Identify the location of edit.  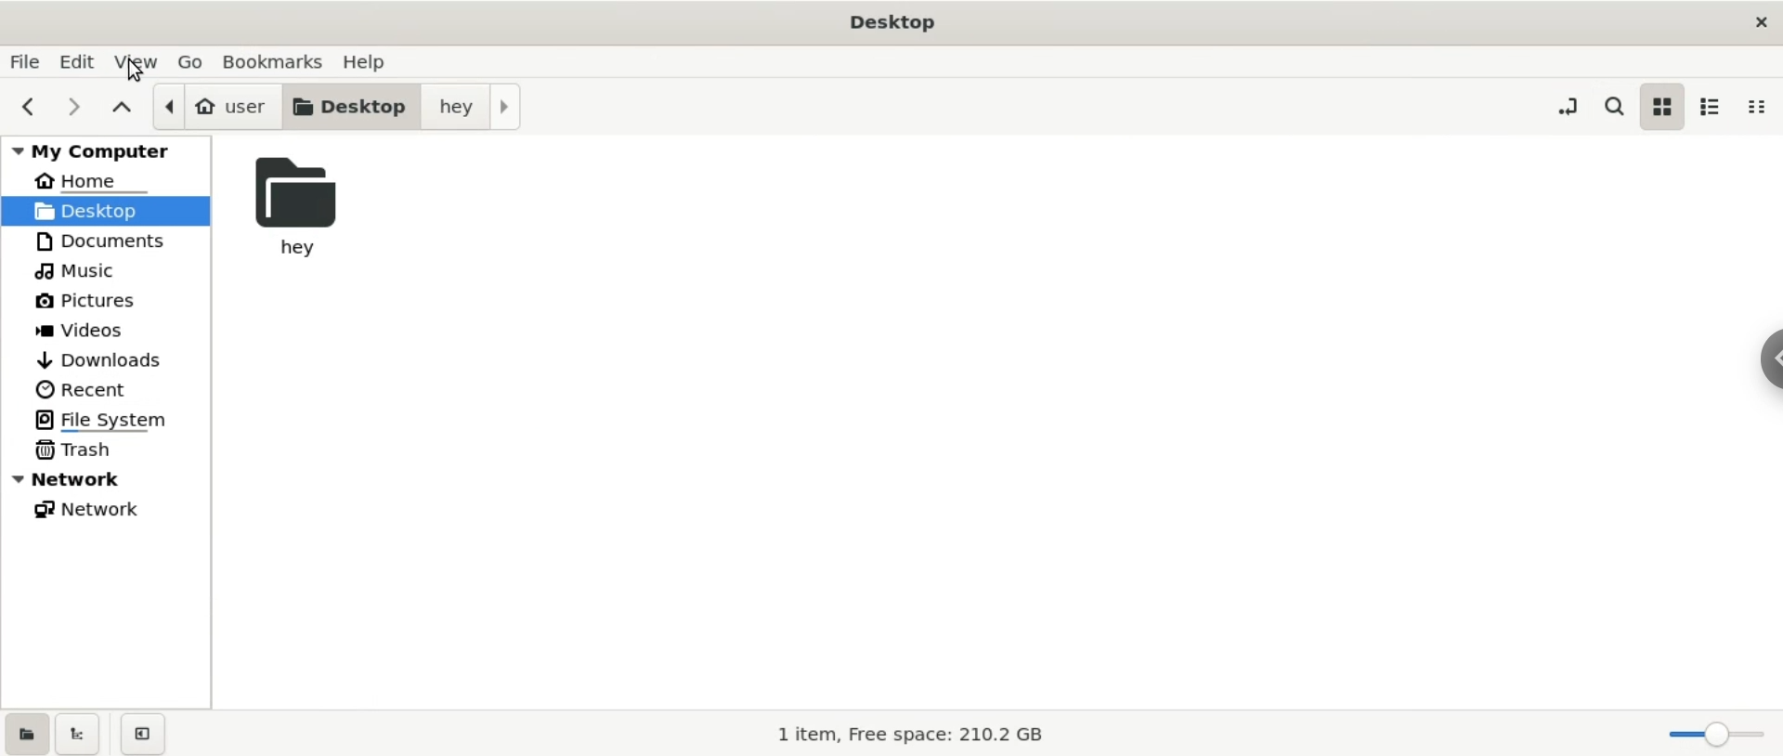
(84, 62).